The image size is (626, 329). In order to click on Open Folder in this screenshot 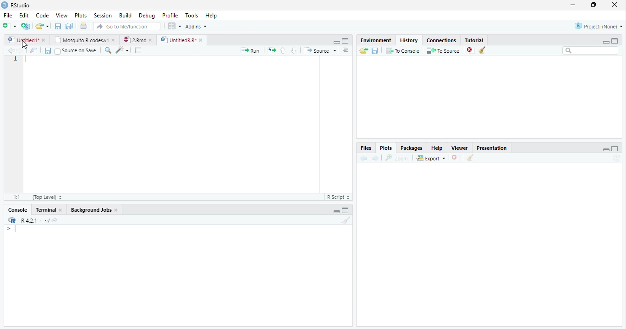, I will do `click(363, 51)`.